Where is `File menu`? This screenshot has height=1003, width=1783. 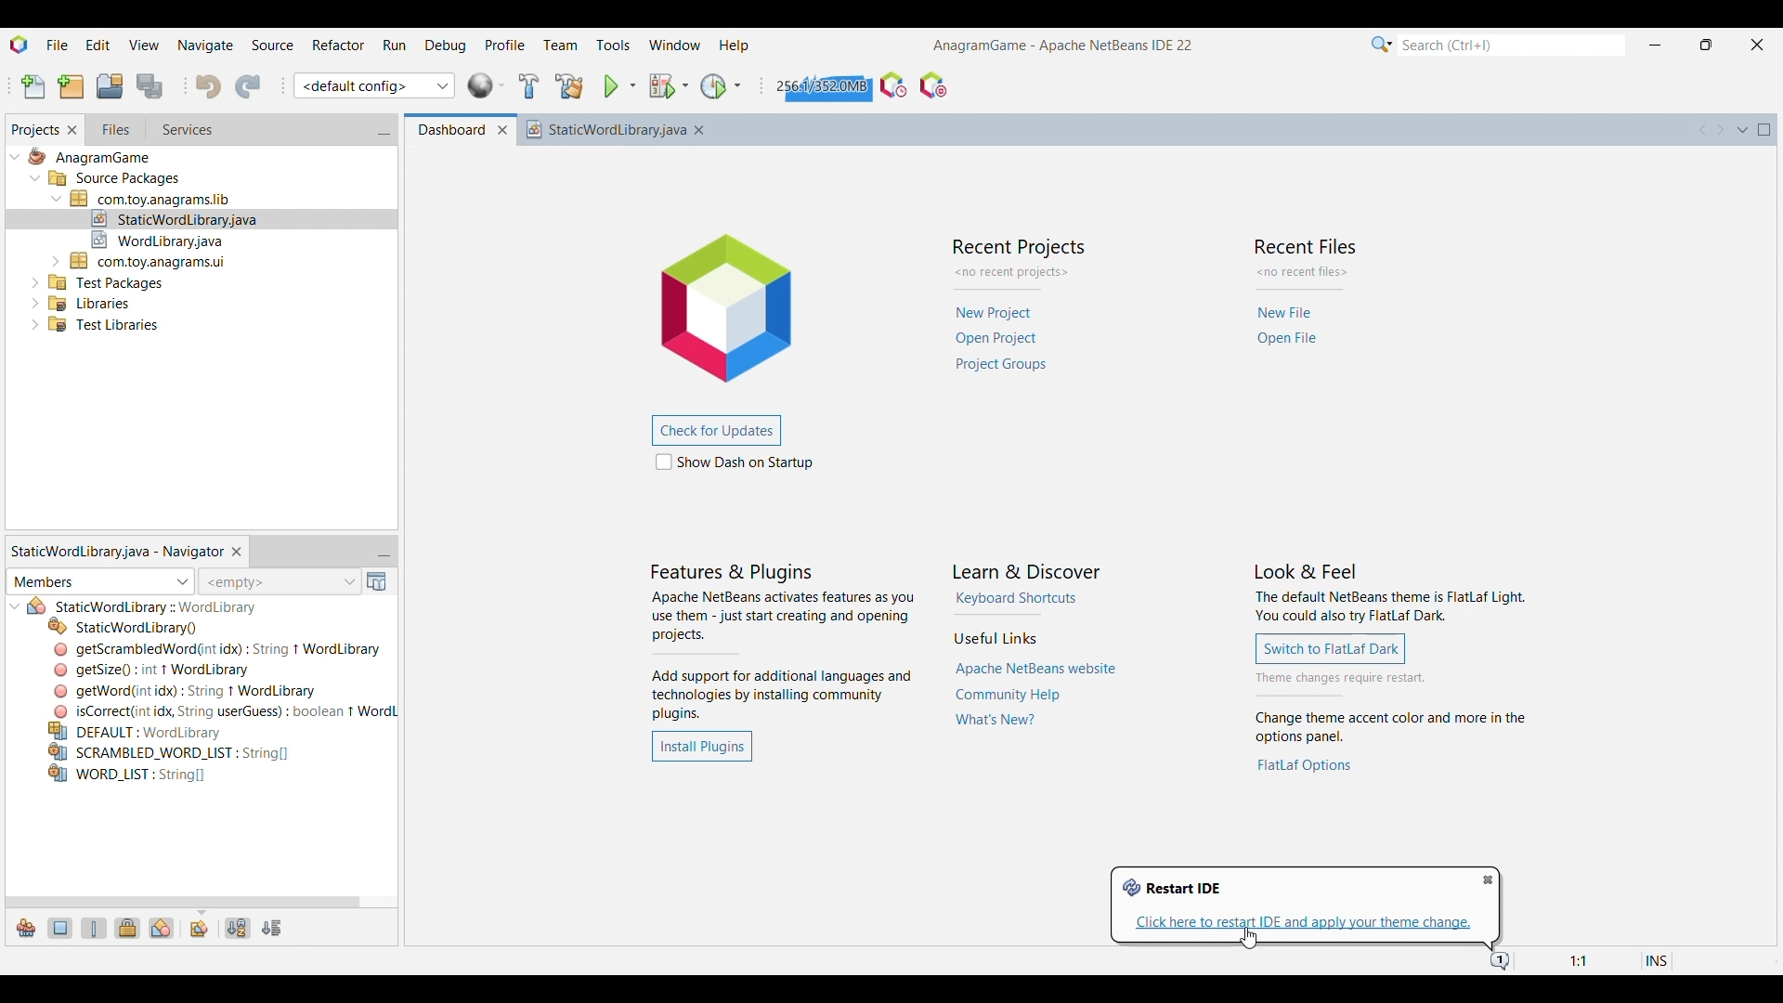 File menu is located at coordinates (58, 44).